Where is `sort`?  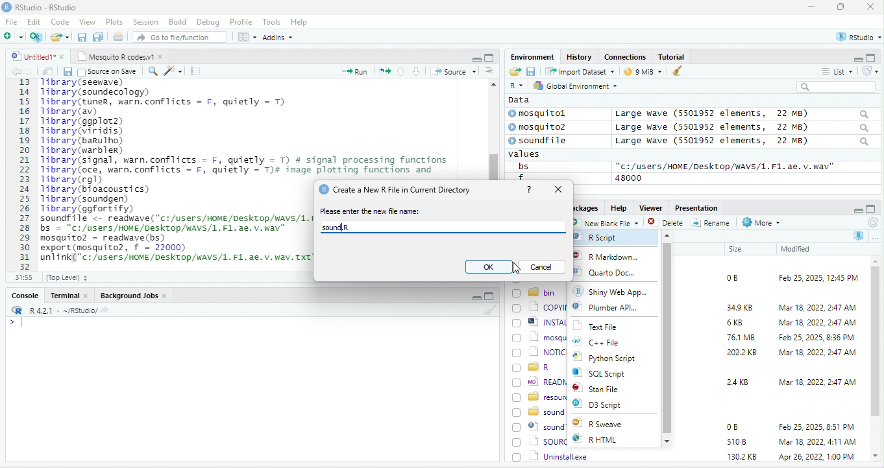 sort is located at coordinates (489, 70).